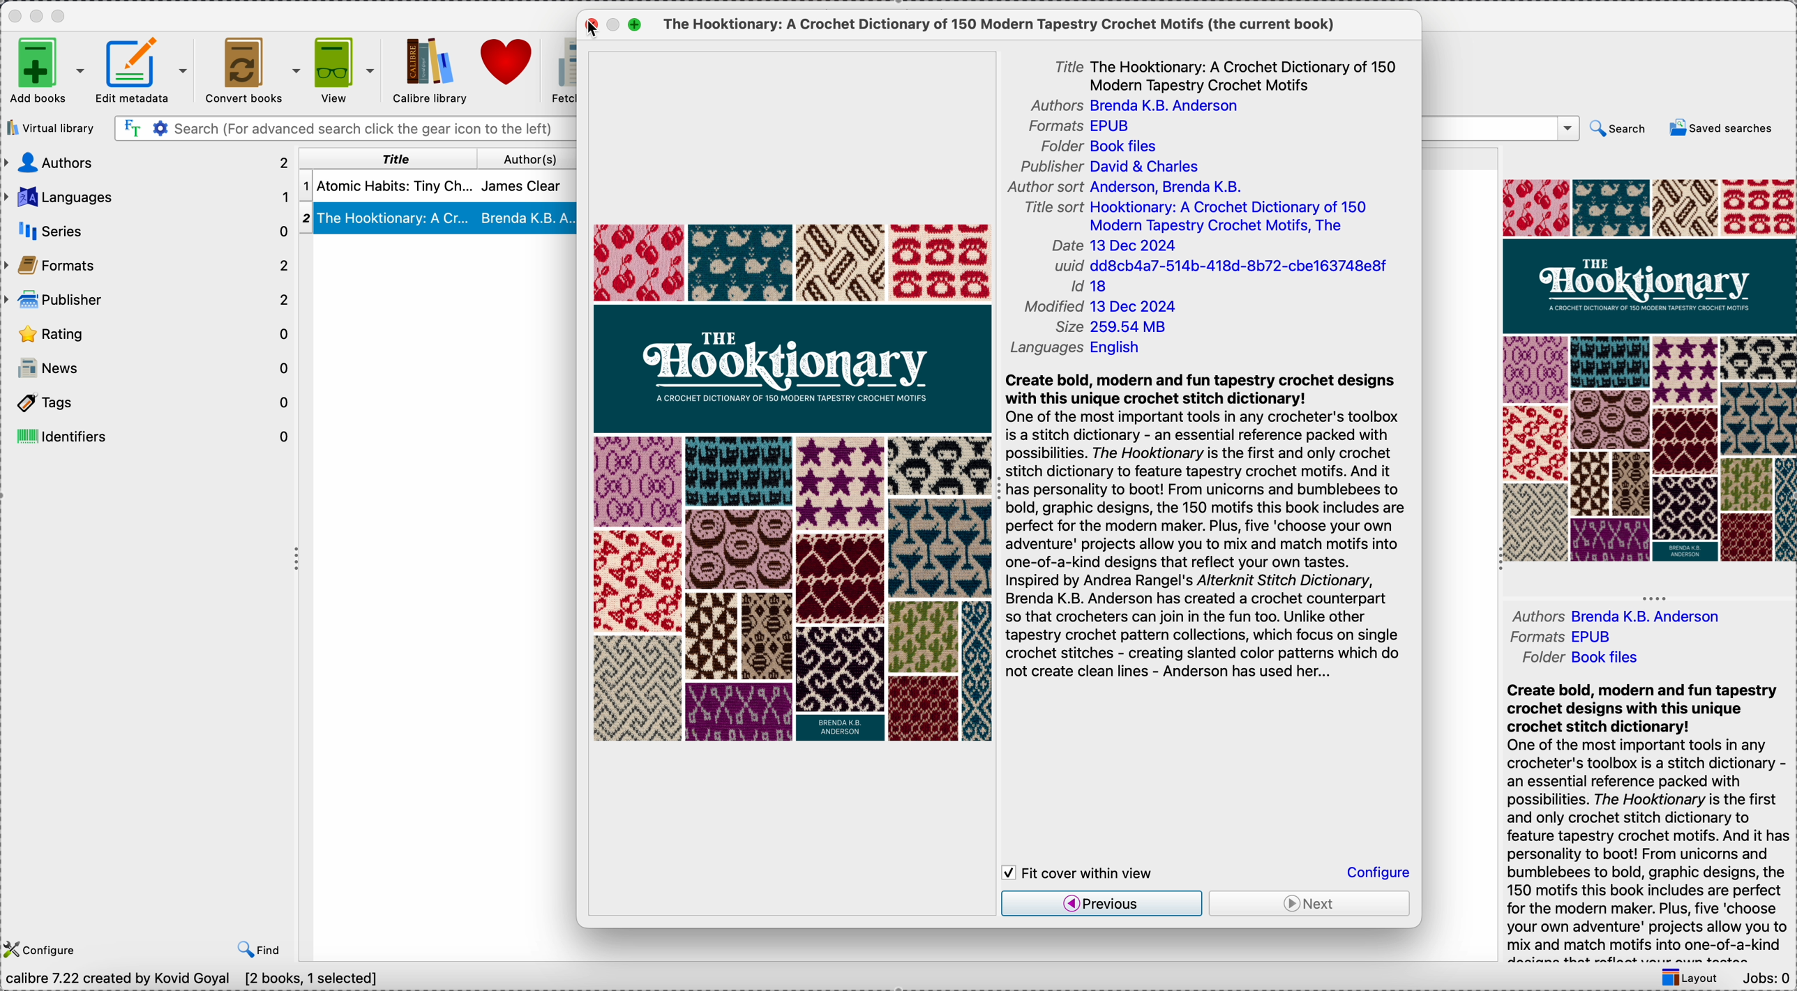 The width and height of the screenshot is (1797, 991). I want to click on disable minimize pop-up, so click(619, 25).